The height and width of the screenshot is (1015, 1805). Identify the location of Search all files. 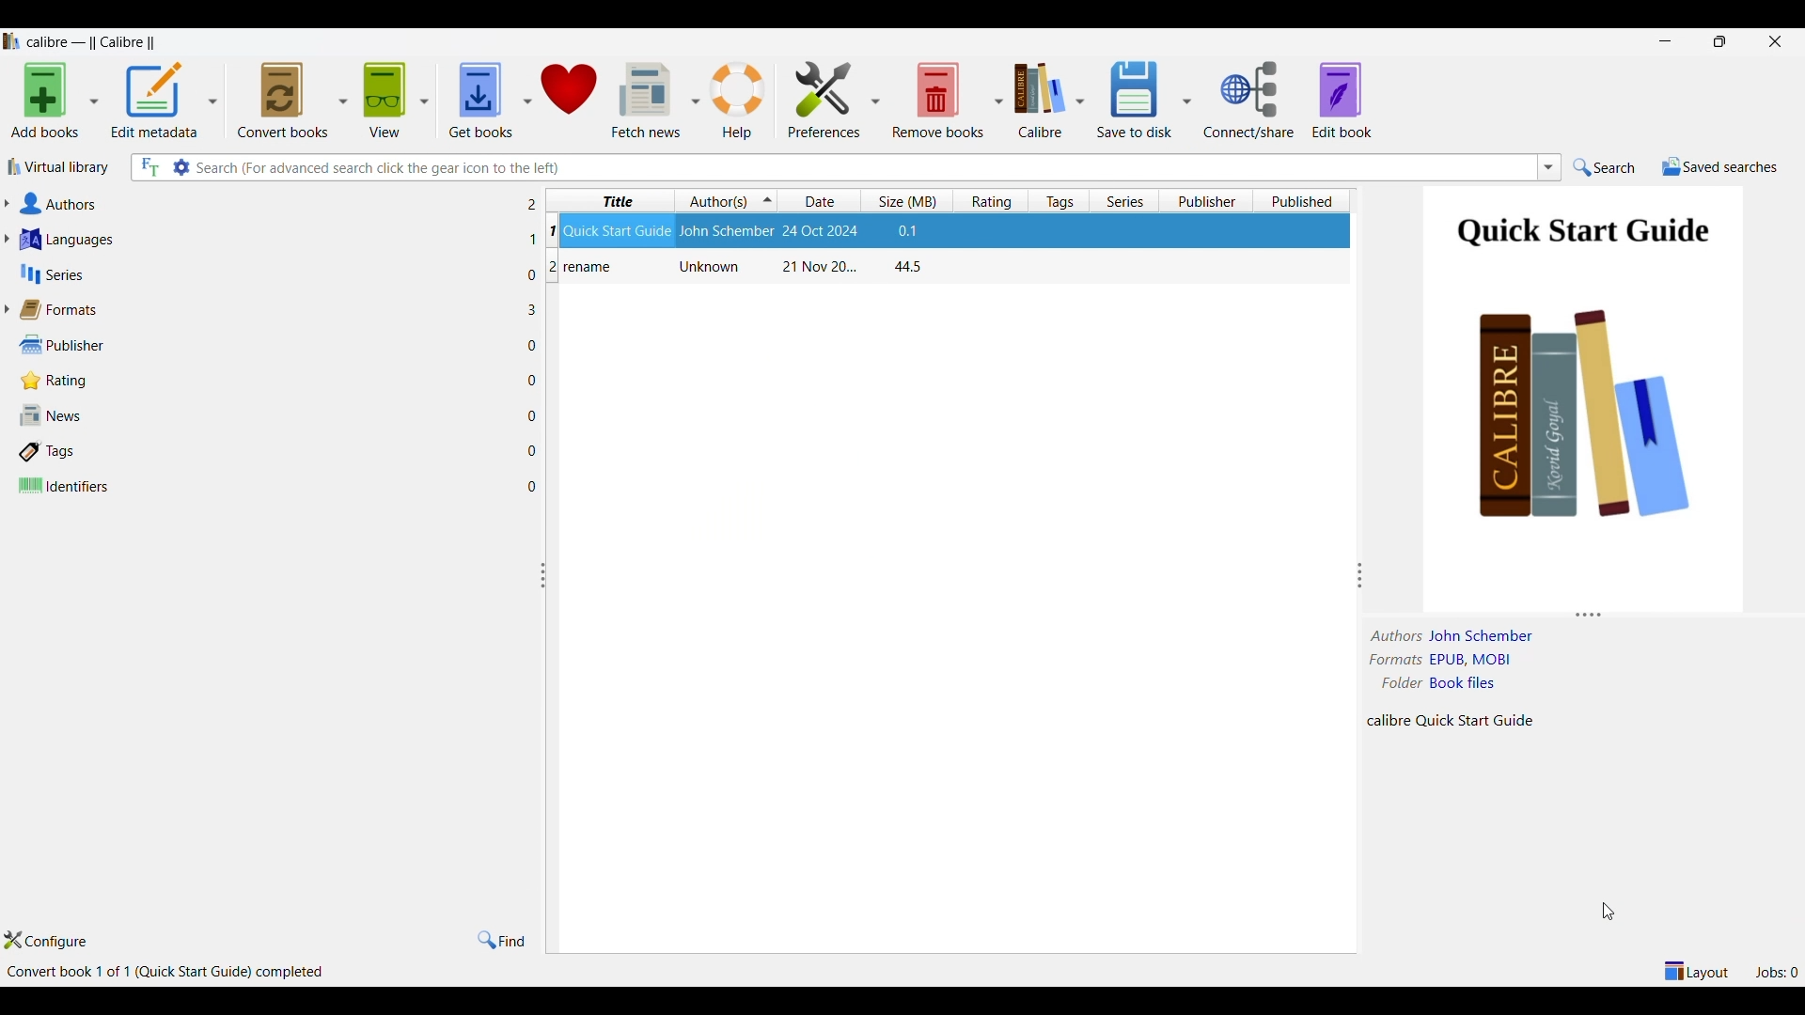
(149, 167).